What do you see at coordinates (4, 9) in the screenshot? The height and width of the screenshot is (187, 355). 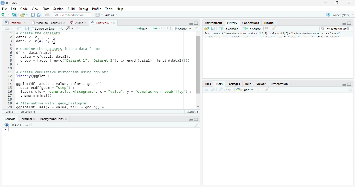 I see `File` at bounding box center [4, 9].